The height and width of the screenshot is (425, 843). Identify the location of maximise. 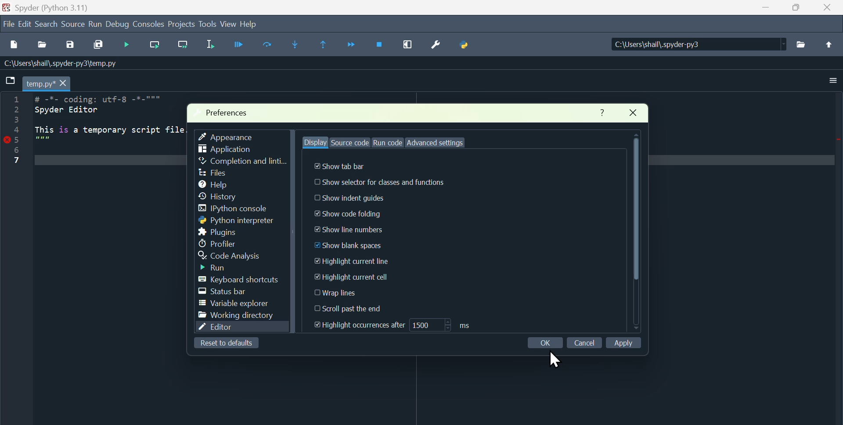
(797, 9).